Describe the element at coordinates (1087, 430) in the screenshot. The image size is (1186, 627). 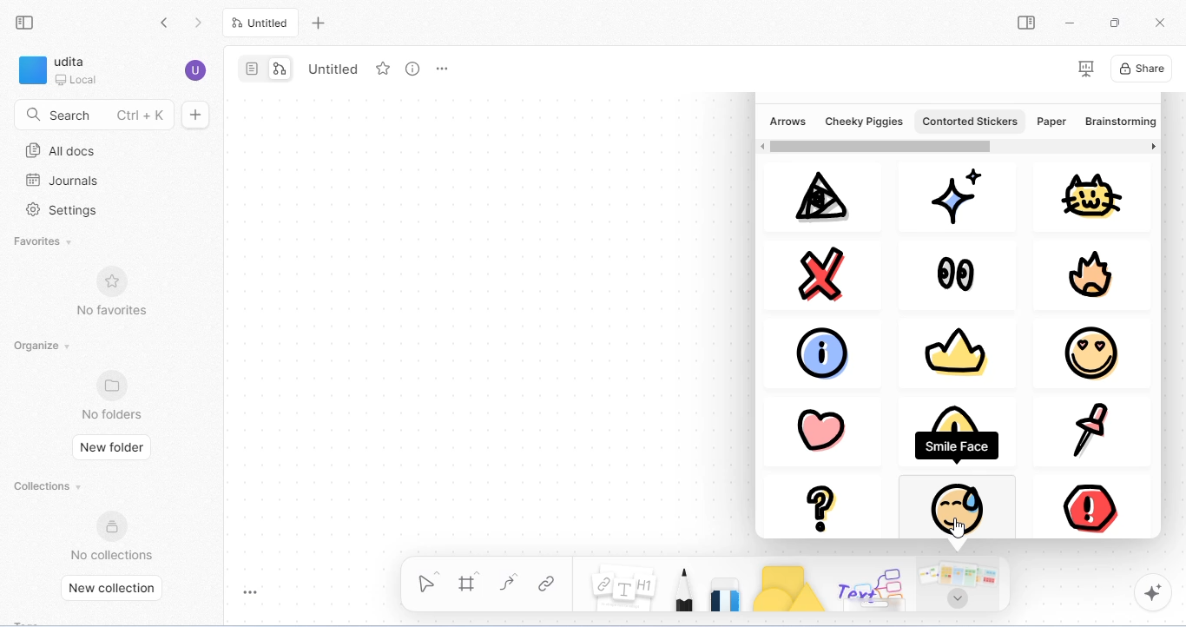
I see `pin` at that location.